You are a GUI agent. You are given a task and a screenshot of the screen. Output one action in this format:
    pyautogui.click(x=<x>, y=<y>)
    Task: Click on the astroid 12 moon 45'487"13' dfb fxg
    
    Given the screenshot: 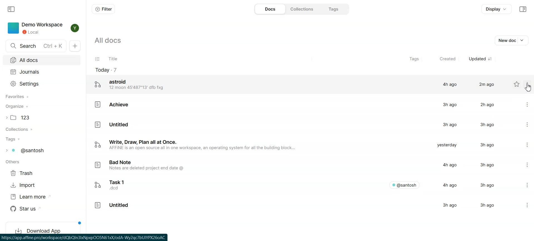 What is the action you would take?
    pyautogui.click(x=131, y=85)
    